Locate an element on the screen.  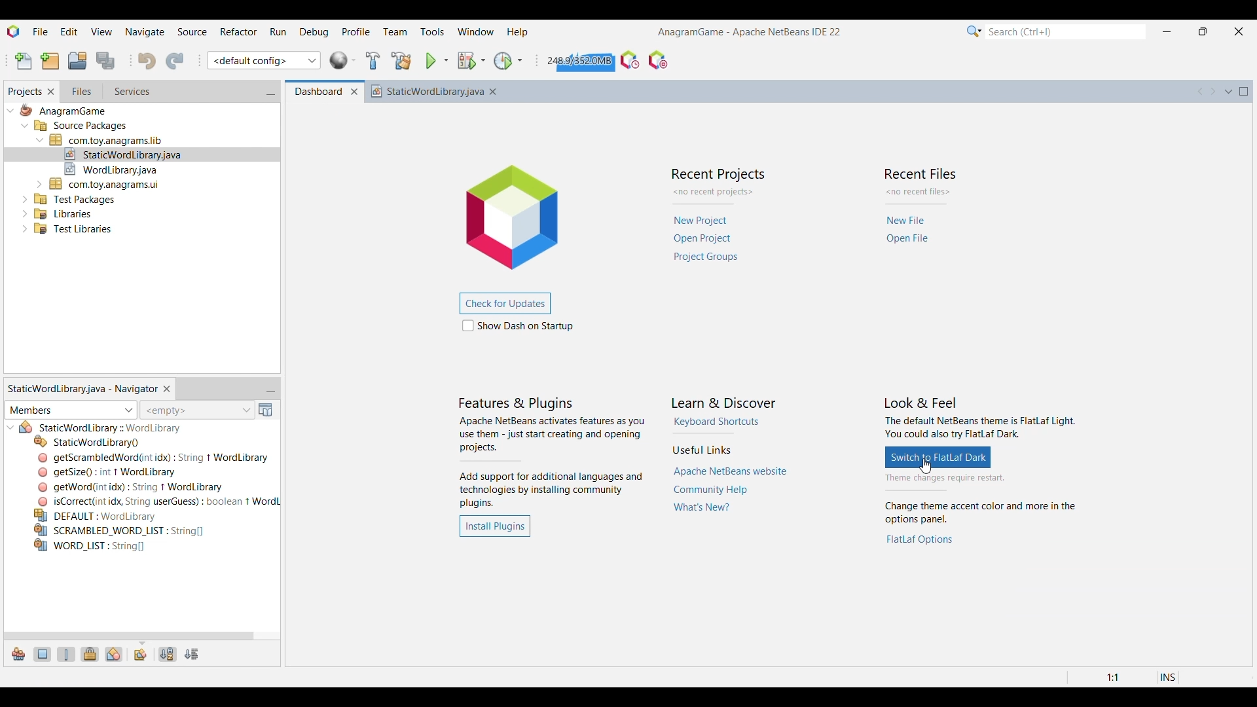
Software logo is located at coordinates (14, 31).